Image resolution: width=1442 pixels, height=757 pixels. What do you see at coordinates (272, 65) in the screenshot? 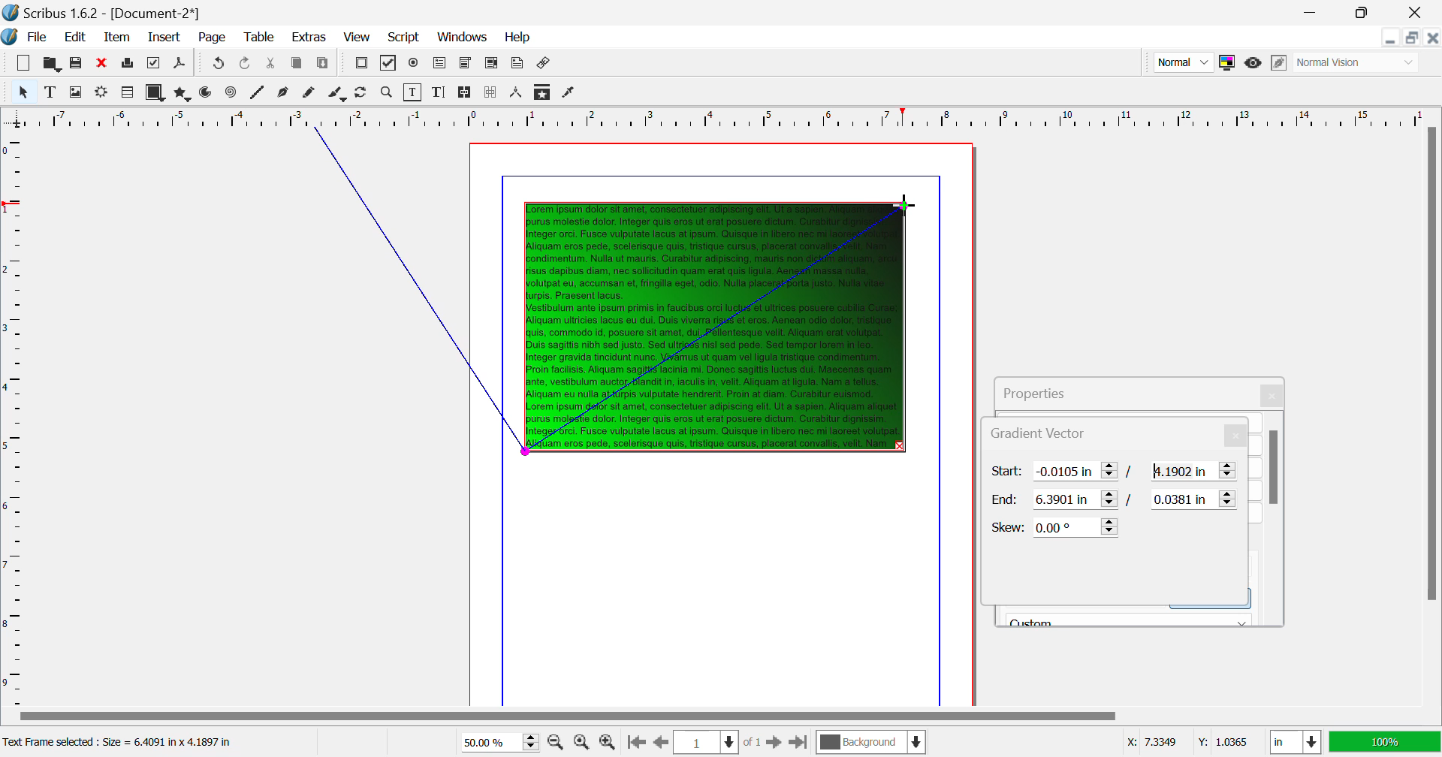
I see `Cut` at bounding box center [272, 65].